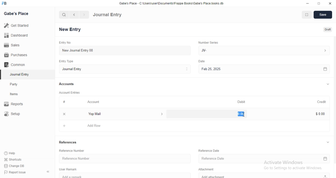  Describe the element at coordinates (68, 169) in the screenshot. I see `User Remark` at that location.